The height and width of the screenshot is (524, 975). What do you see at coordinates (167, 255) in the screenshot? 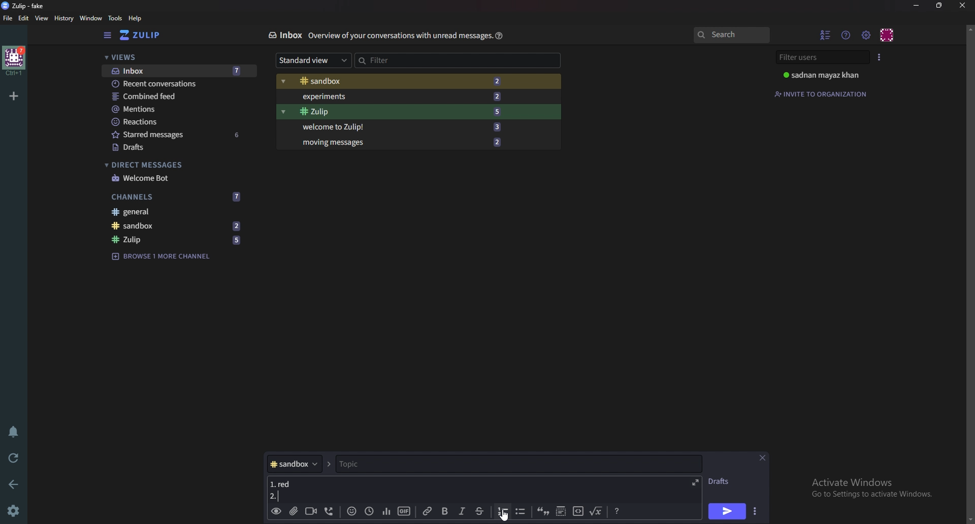
I see `Browse channel` at bounding box center [167, 255].